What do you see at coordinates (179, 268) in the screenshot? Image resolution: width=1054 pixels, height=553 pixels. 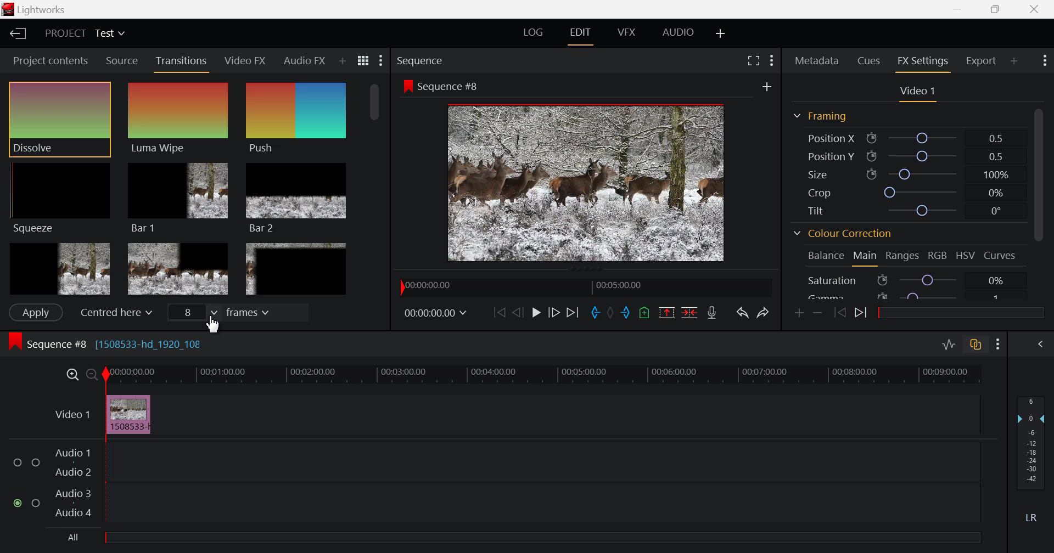 I see `Box 2` at bounding box center [179, 268].